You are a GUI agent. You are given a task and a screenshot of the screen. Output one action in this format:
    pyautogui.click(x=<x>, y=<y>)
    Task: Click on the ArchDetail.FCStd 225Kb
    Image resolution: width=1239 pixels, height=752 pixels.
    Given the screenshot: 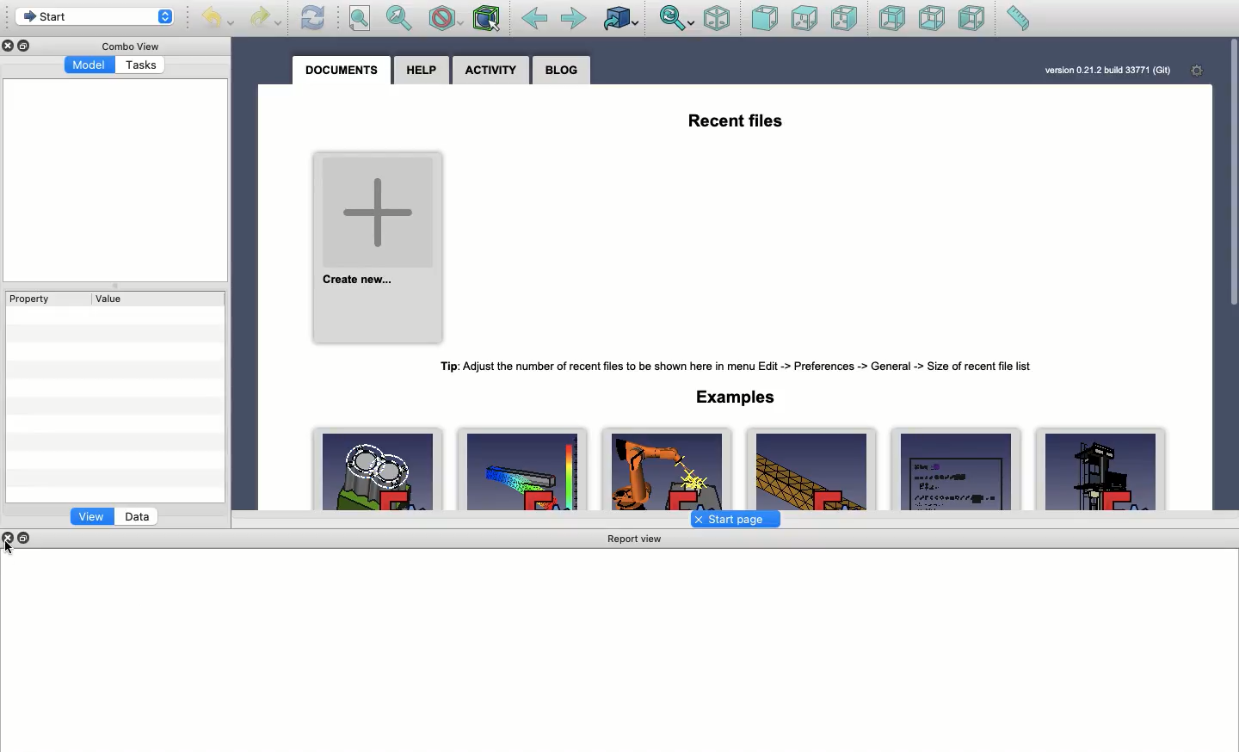 What is the action you would take?
    pyautogui.click(x=1102, y=470)
    